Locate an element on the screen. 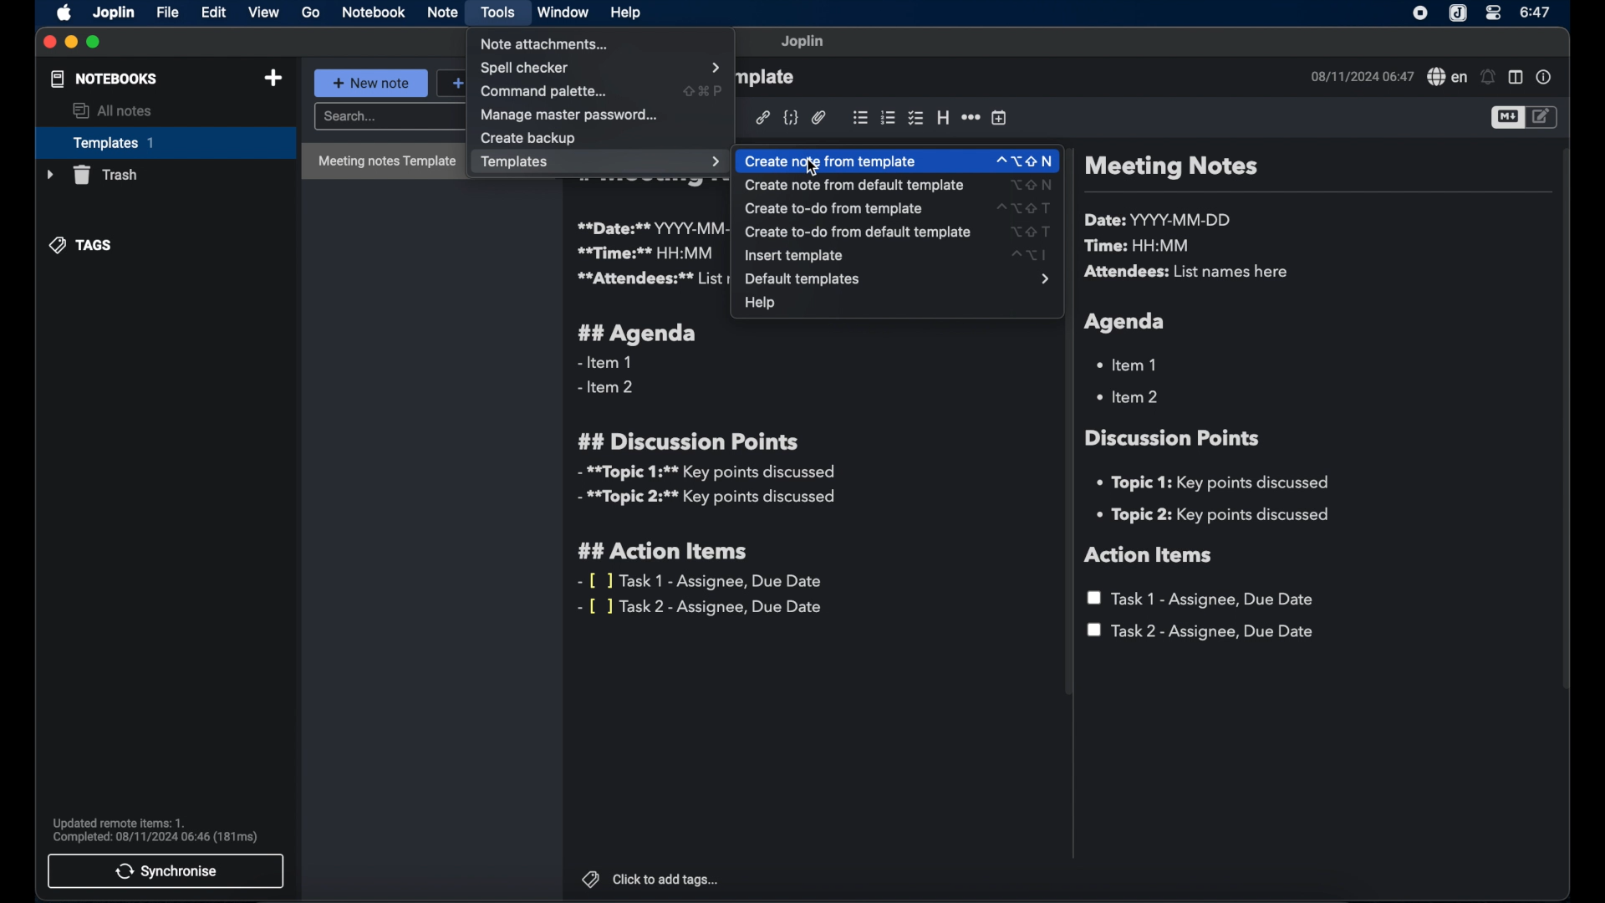 The height and width of the screenshot is (903, 1605). search is located at coordinates (387, 119).